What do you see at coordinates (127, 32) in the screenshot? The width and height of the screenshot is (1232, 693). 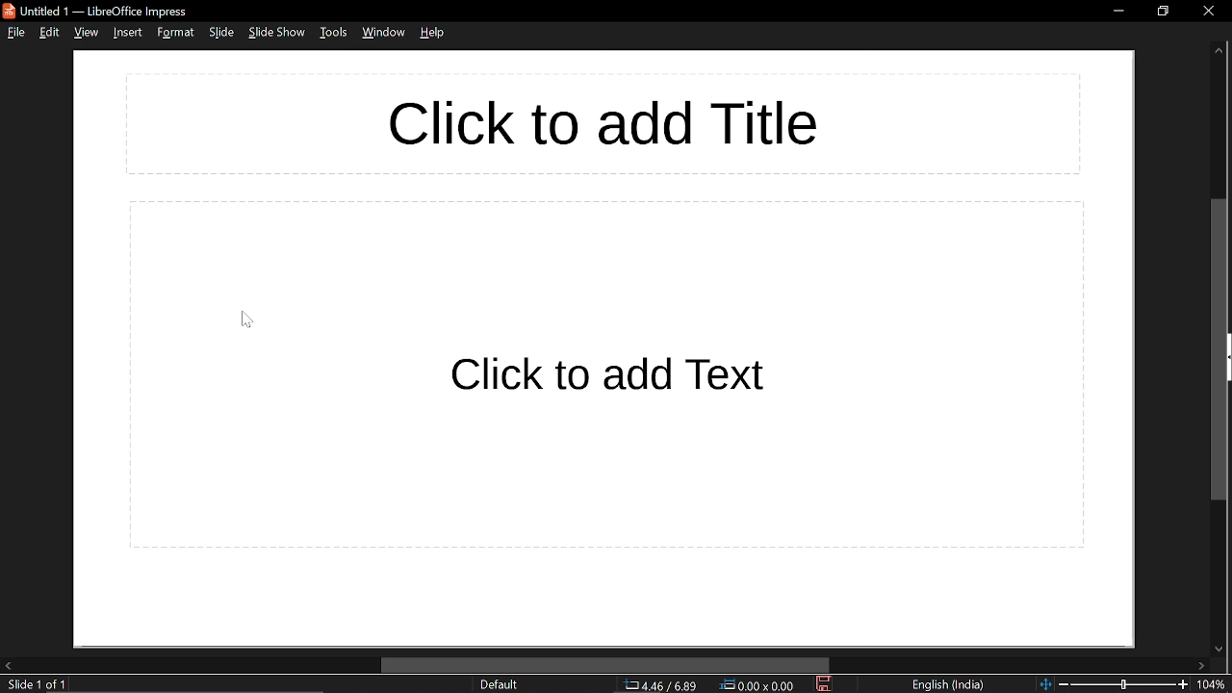 I see `insert` at bounding box center [127, 32].